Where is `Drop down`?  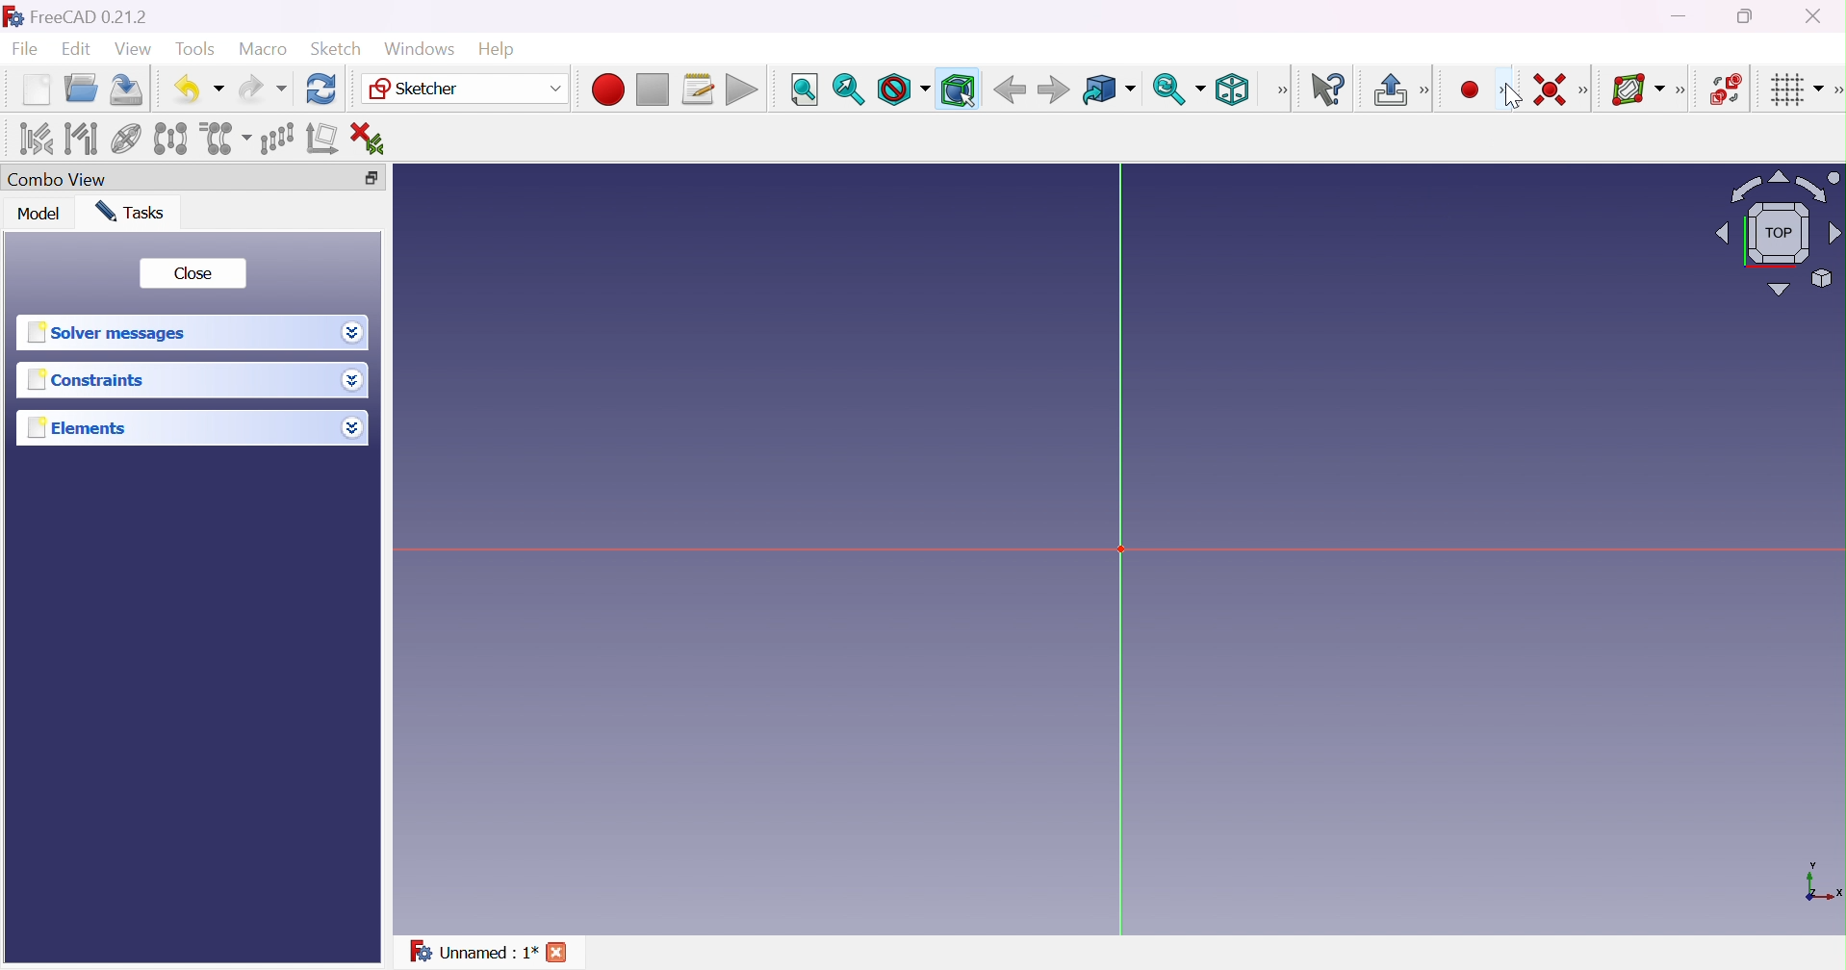 Drop down is located at coordinates (352, 381).